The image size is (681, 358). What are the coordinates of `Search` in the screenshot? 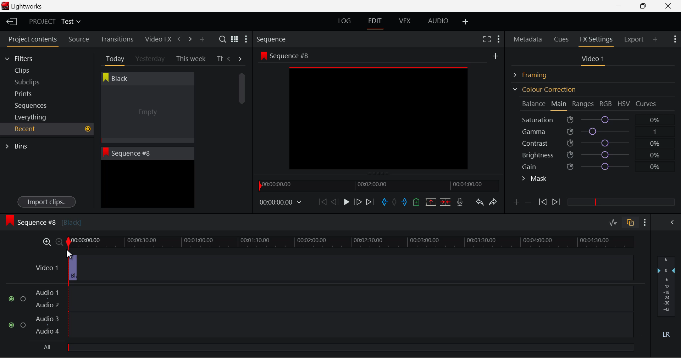 It's located at (223, 39).